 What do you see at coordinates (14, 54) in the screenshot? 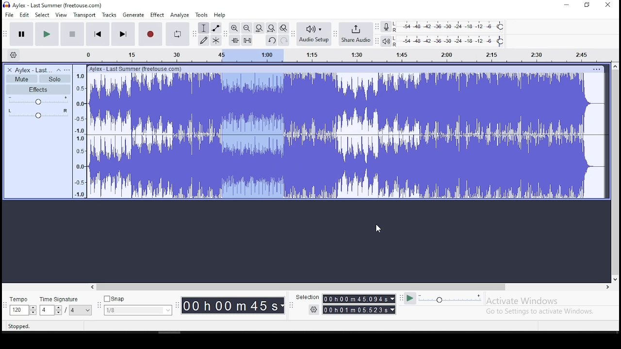
I see `timeline settings` at bounding box center [14, 54].